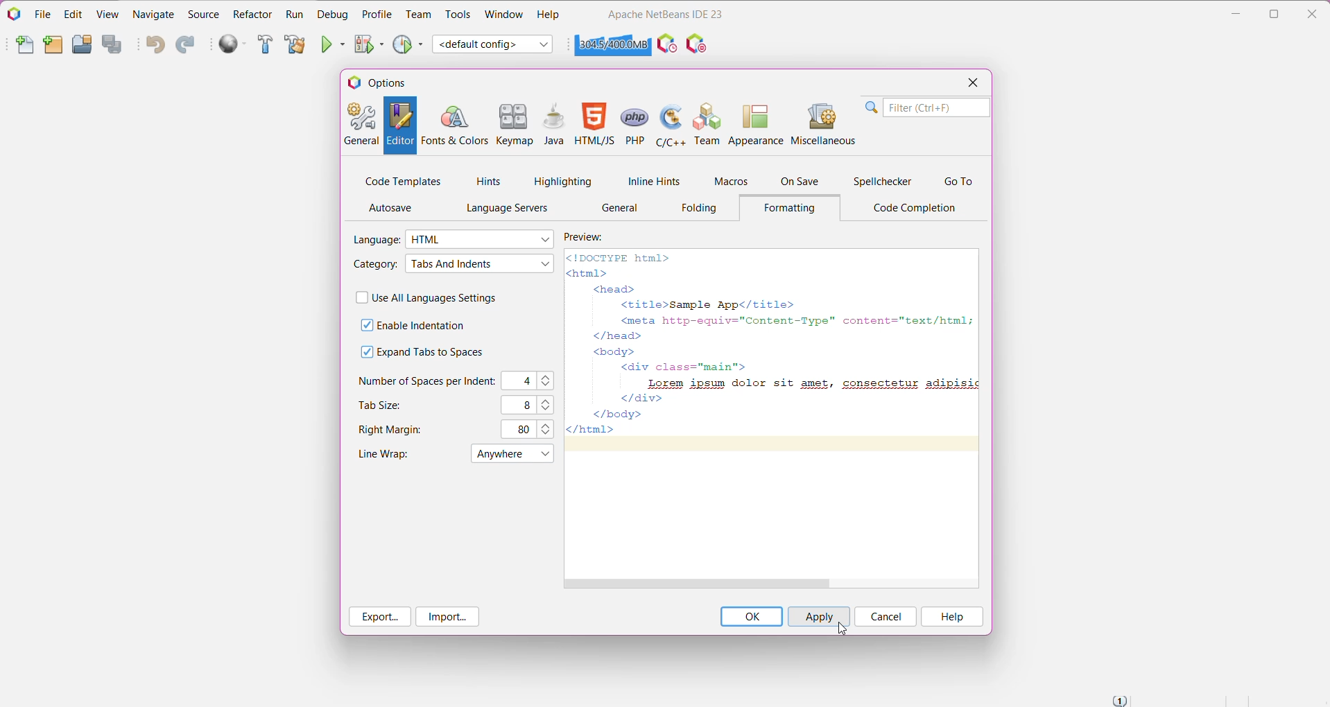 The width and height of the screenshot is (1330, 707). Describe the element at coordinates (81, 44) in the screenshot. I see `Open Project` at that location.